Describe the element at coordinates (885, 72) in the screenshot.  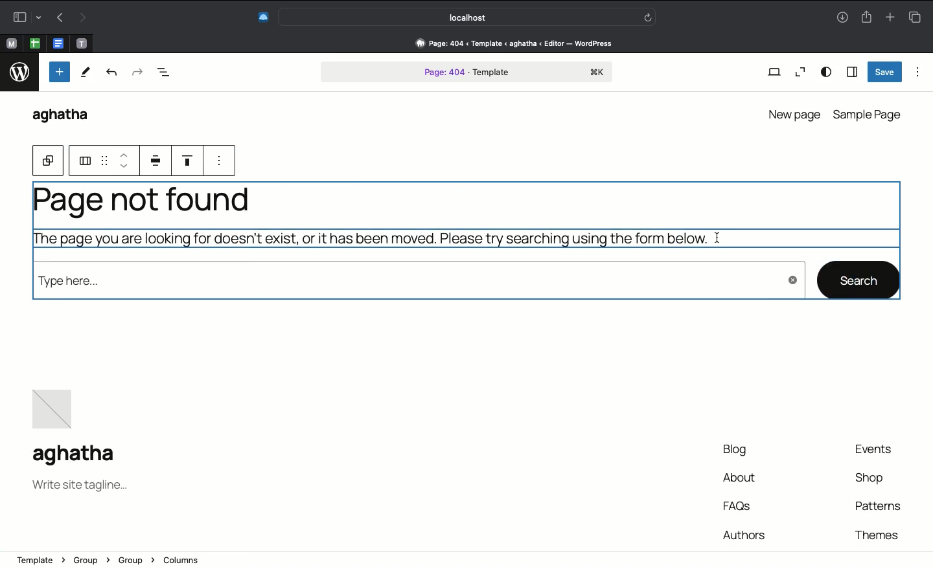
I see `Save` at that location.